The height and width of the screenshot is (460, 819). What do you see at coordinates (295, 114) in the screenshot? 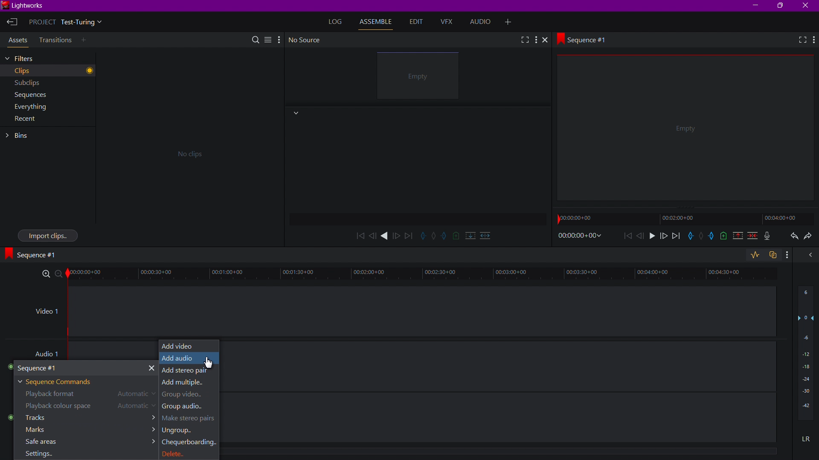
I see `Collapse` at bounding box center [295, 114].